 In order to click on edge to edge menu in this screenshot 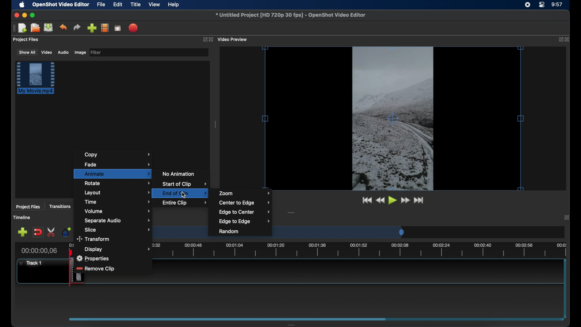, I will do `click(245, 222)`.